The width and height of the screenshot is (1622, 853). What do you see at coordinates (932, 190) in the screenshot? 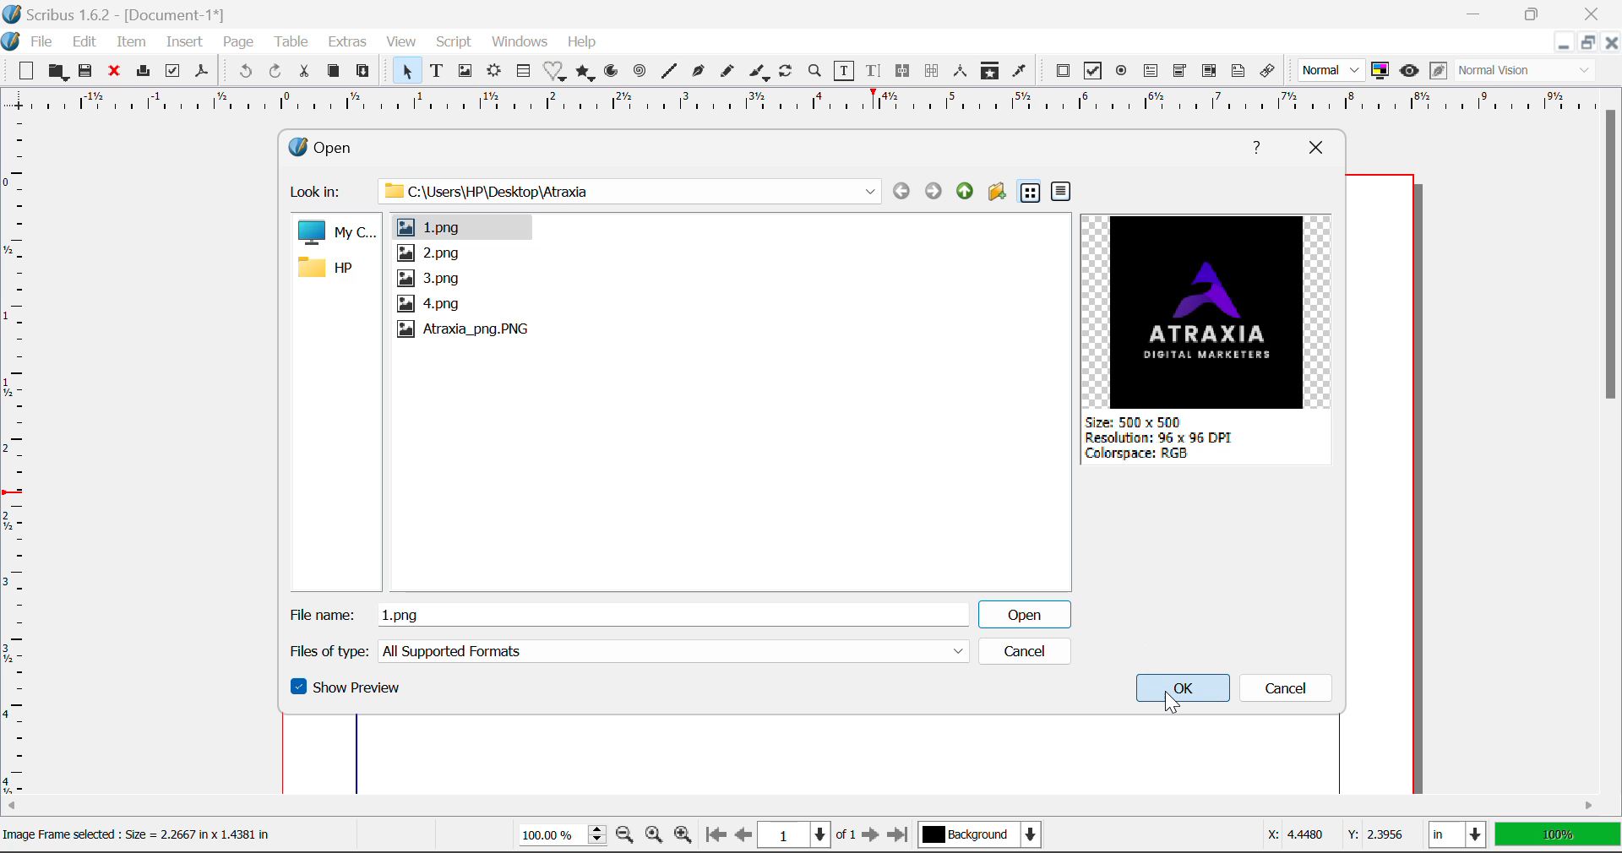
I see `Next` at bounding box center [932, 190].